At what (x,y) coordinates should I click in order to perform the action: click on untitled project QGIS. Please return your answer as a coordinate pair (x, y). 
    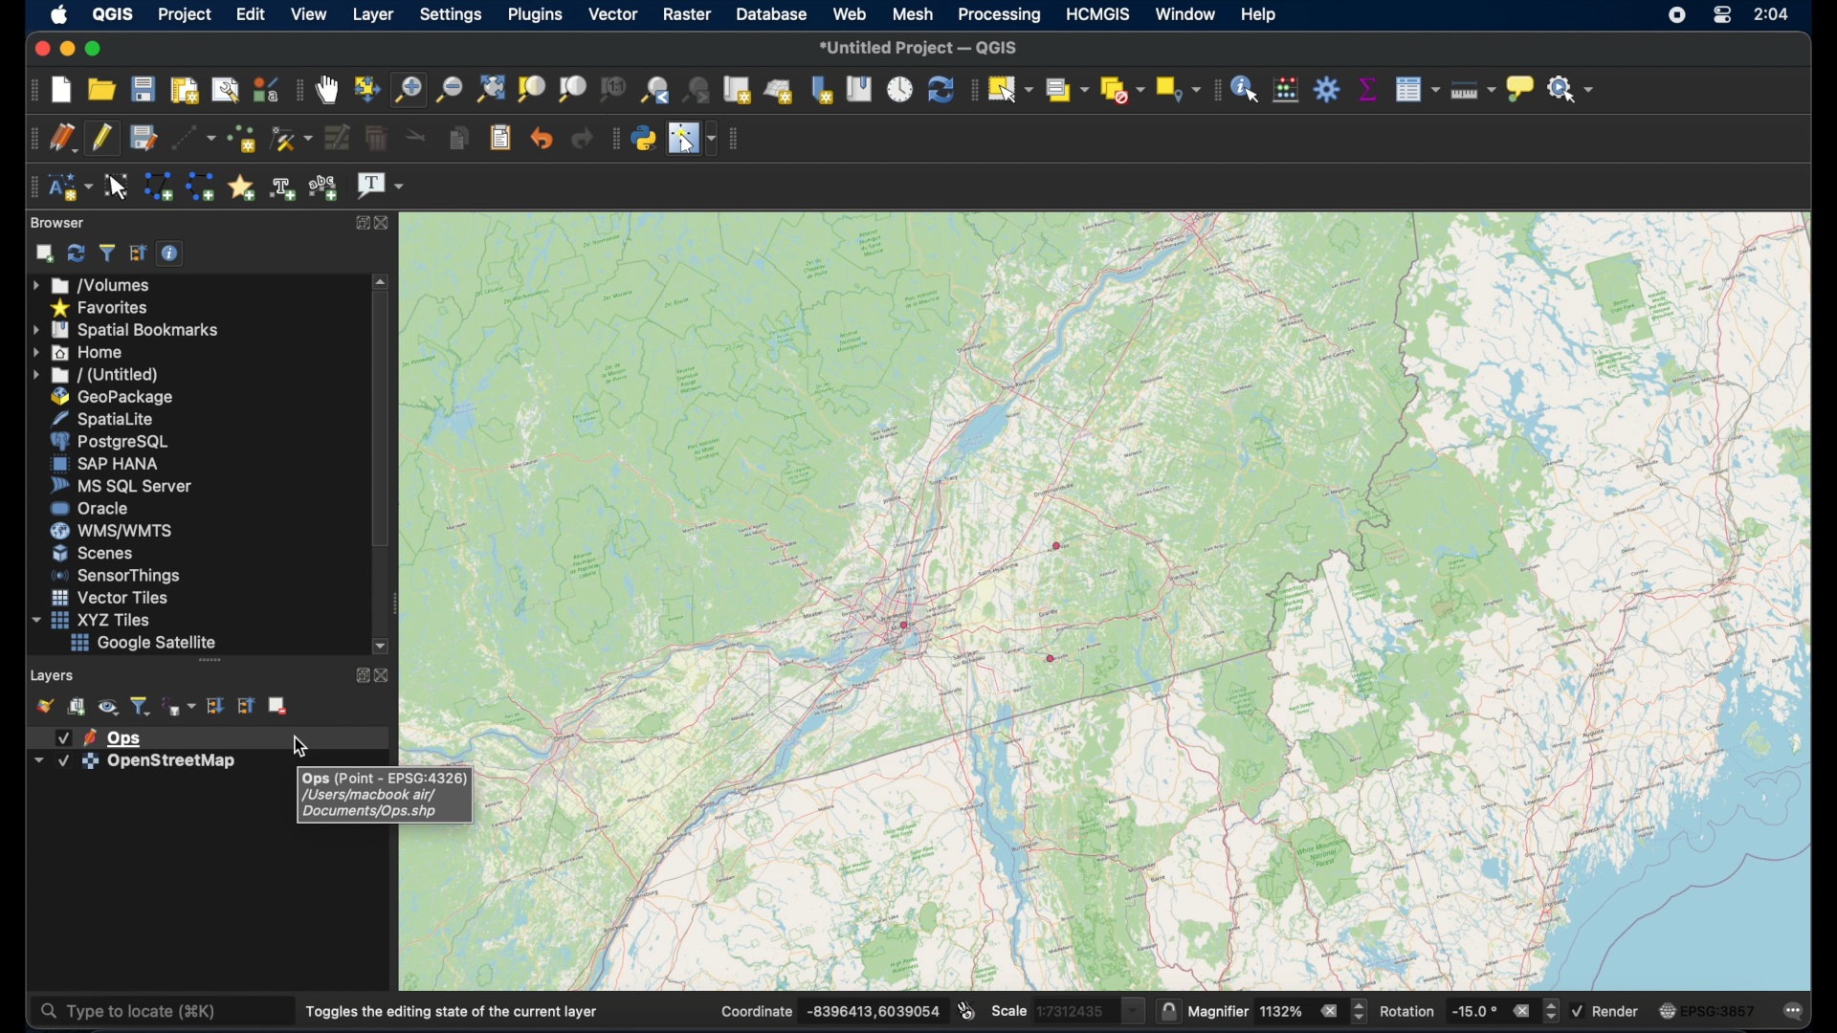
    Looking at the image, I should click on (925, 47).